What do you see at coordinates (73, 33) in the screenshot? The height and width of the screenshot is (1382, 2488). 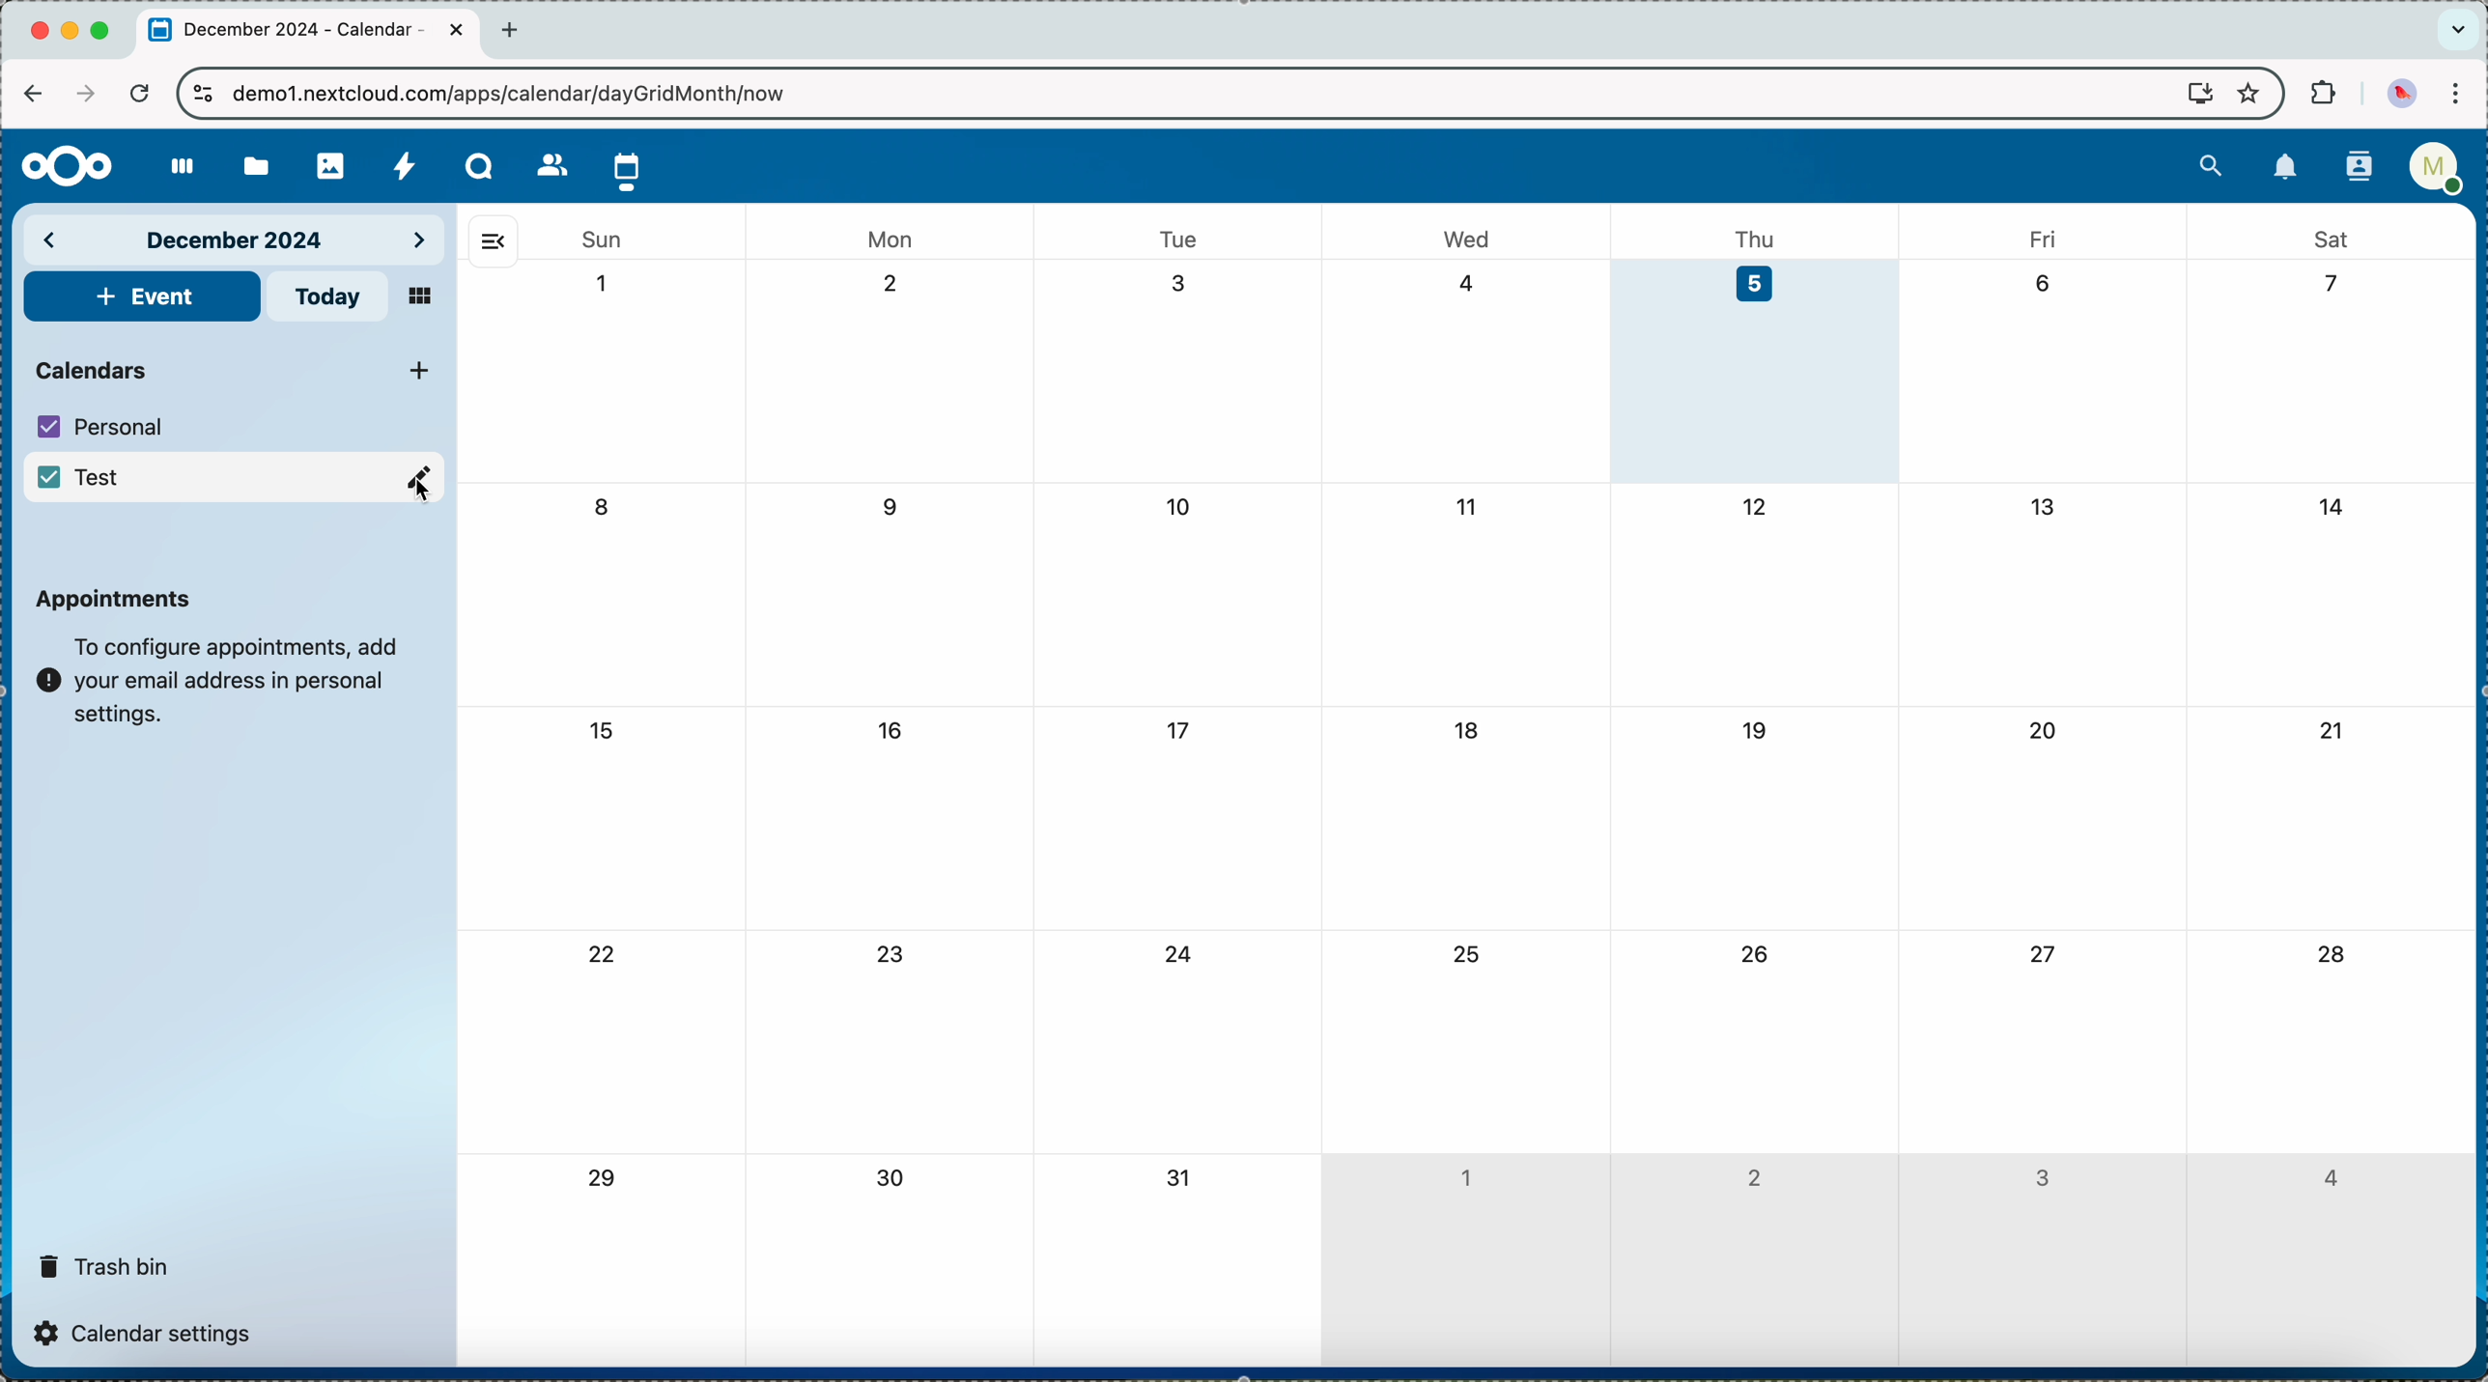 I see `minimize` at bounding box center [73, 33].